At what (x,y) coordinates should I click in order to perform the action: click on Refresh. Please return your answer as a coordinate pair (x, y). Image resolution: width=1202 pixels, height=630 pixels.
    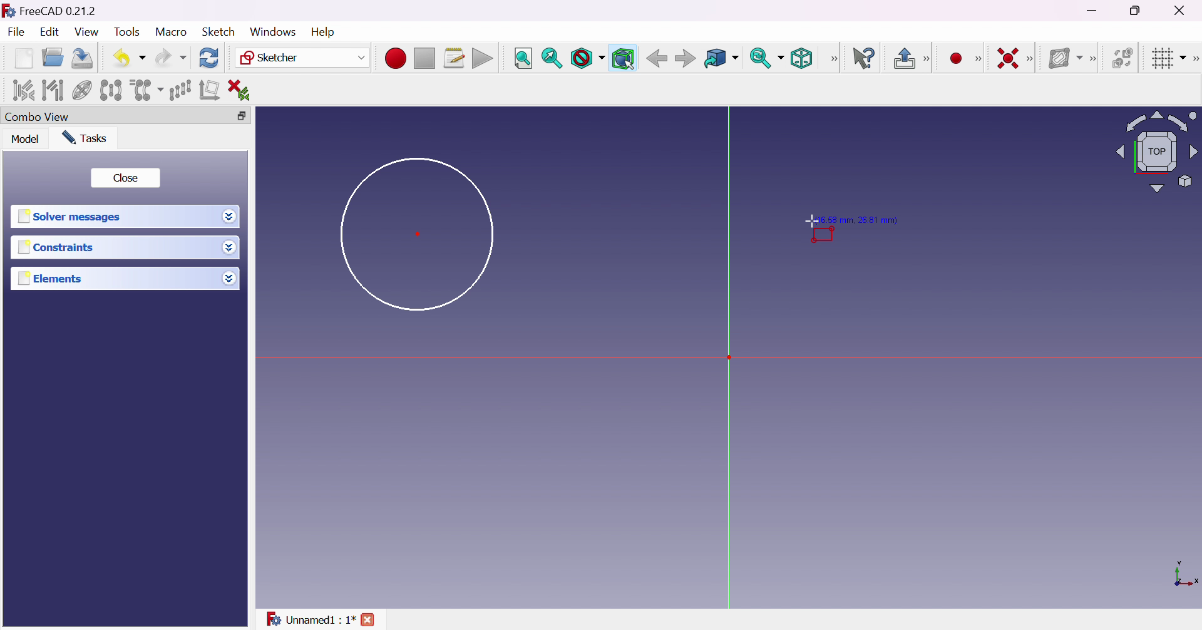
    Looking at the image, I should click on (209, 57).